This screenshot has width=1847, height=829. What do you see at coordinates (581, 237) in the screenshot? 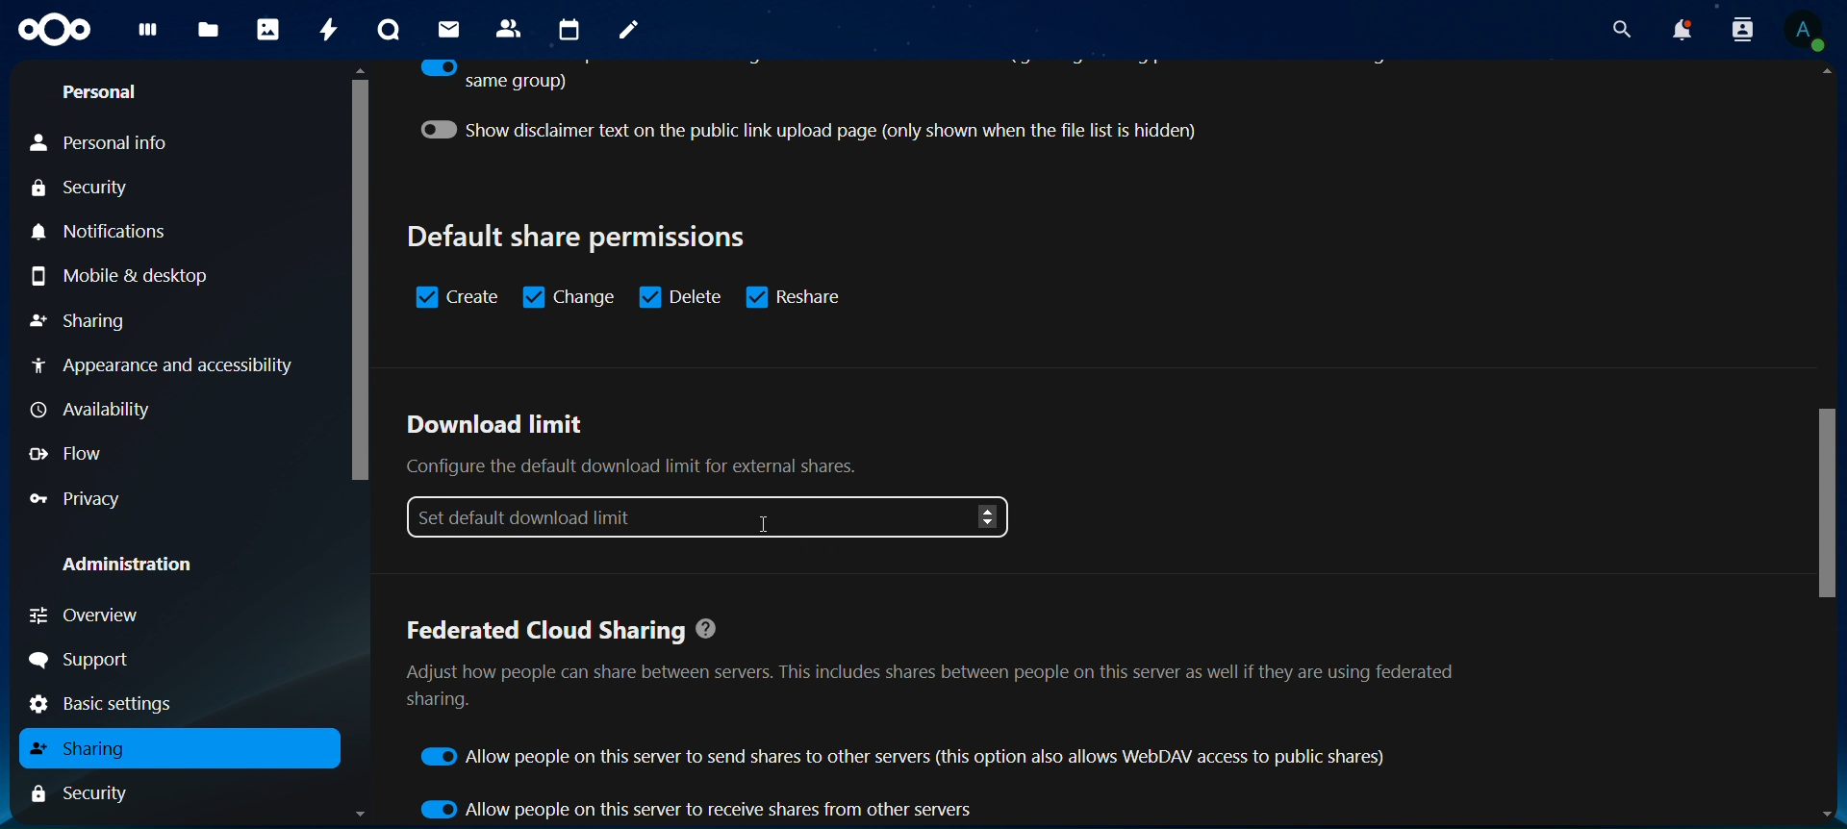
I see `default share permissions` at bounding box center [581, 237].